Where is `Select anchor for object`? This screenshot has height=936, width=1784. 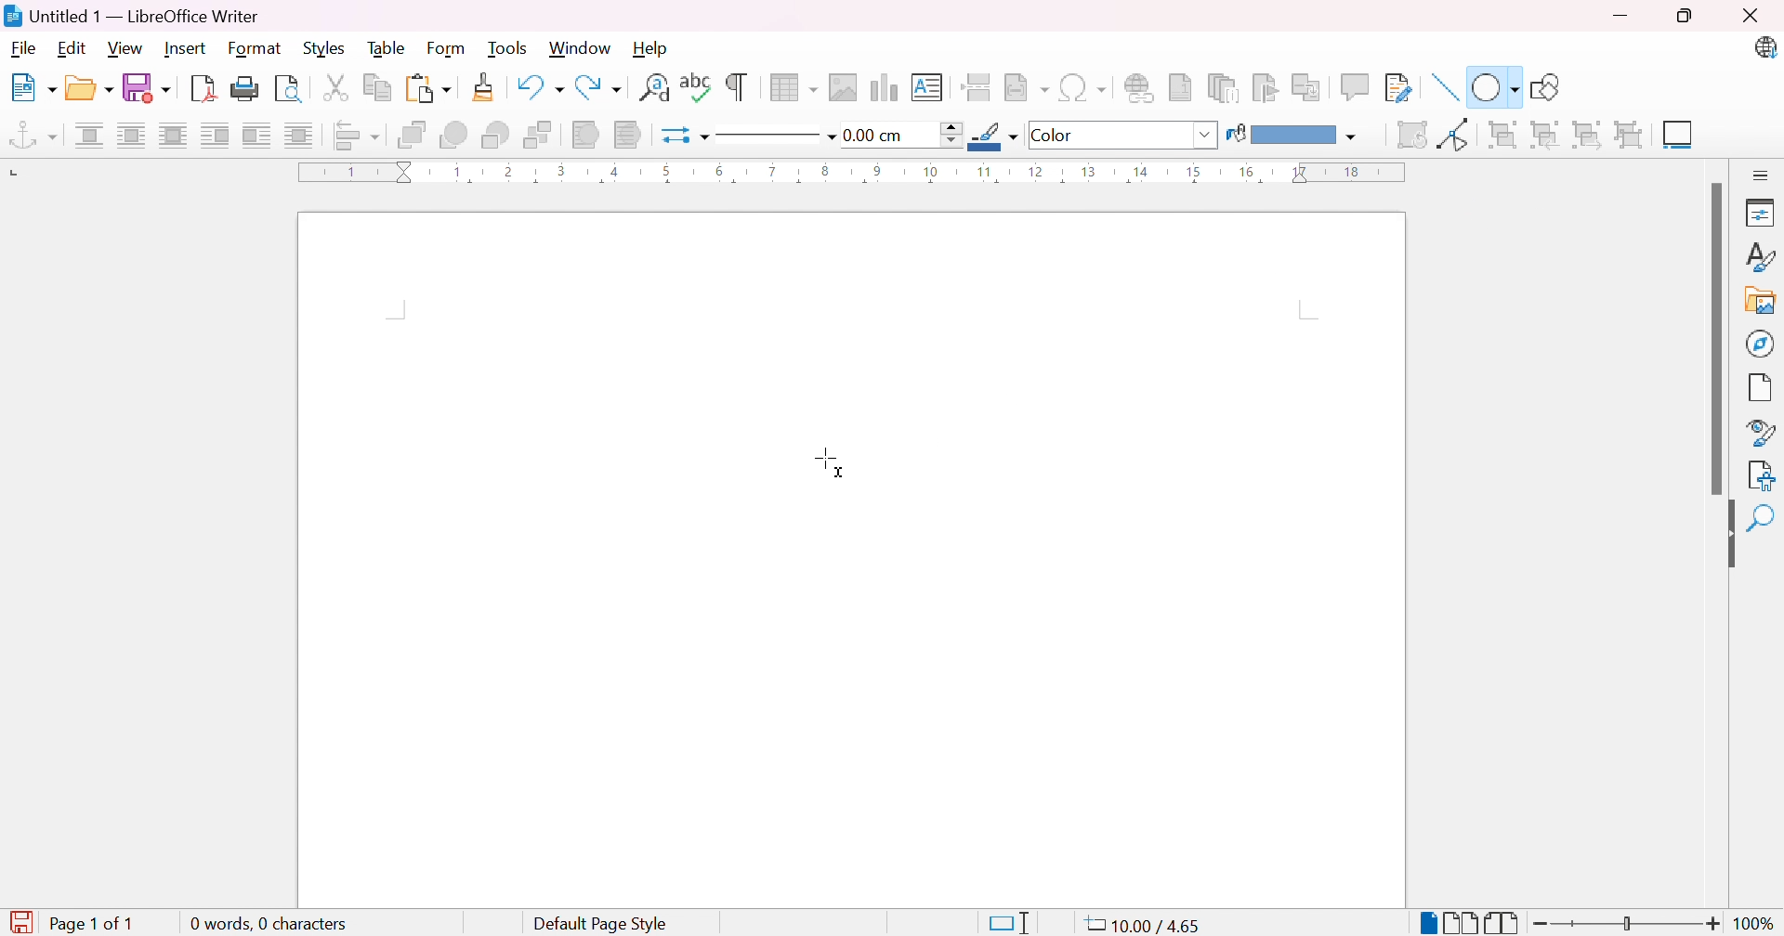
Select anchor for object is located at coordinates (33, 136).